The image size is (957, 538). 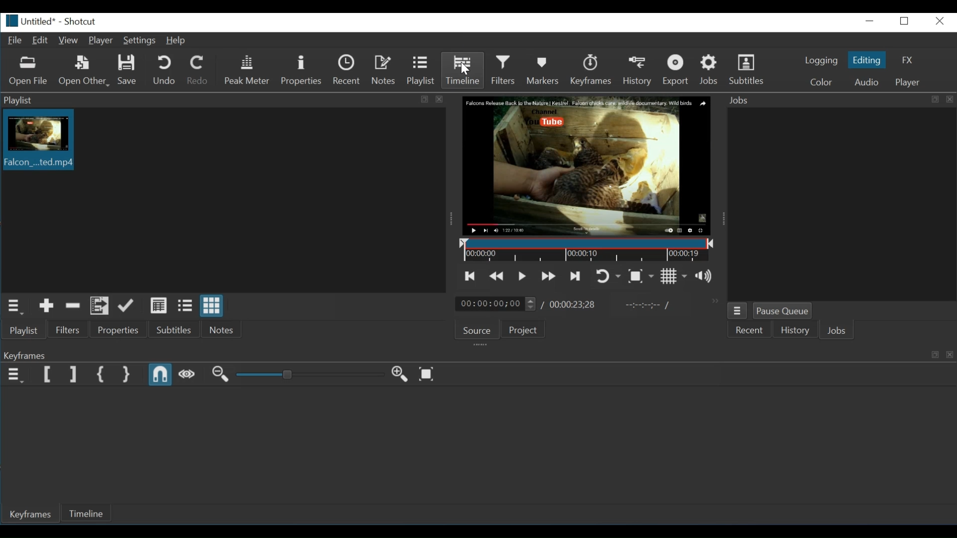 What do you see at coordinates (222, 328) in the screenshot?
I see `Notes` at bounding box center [222, 328].